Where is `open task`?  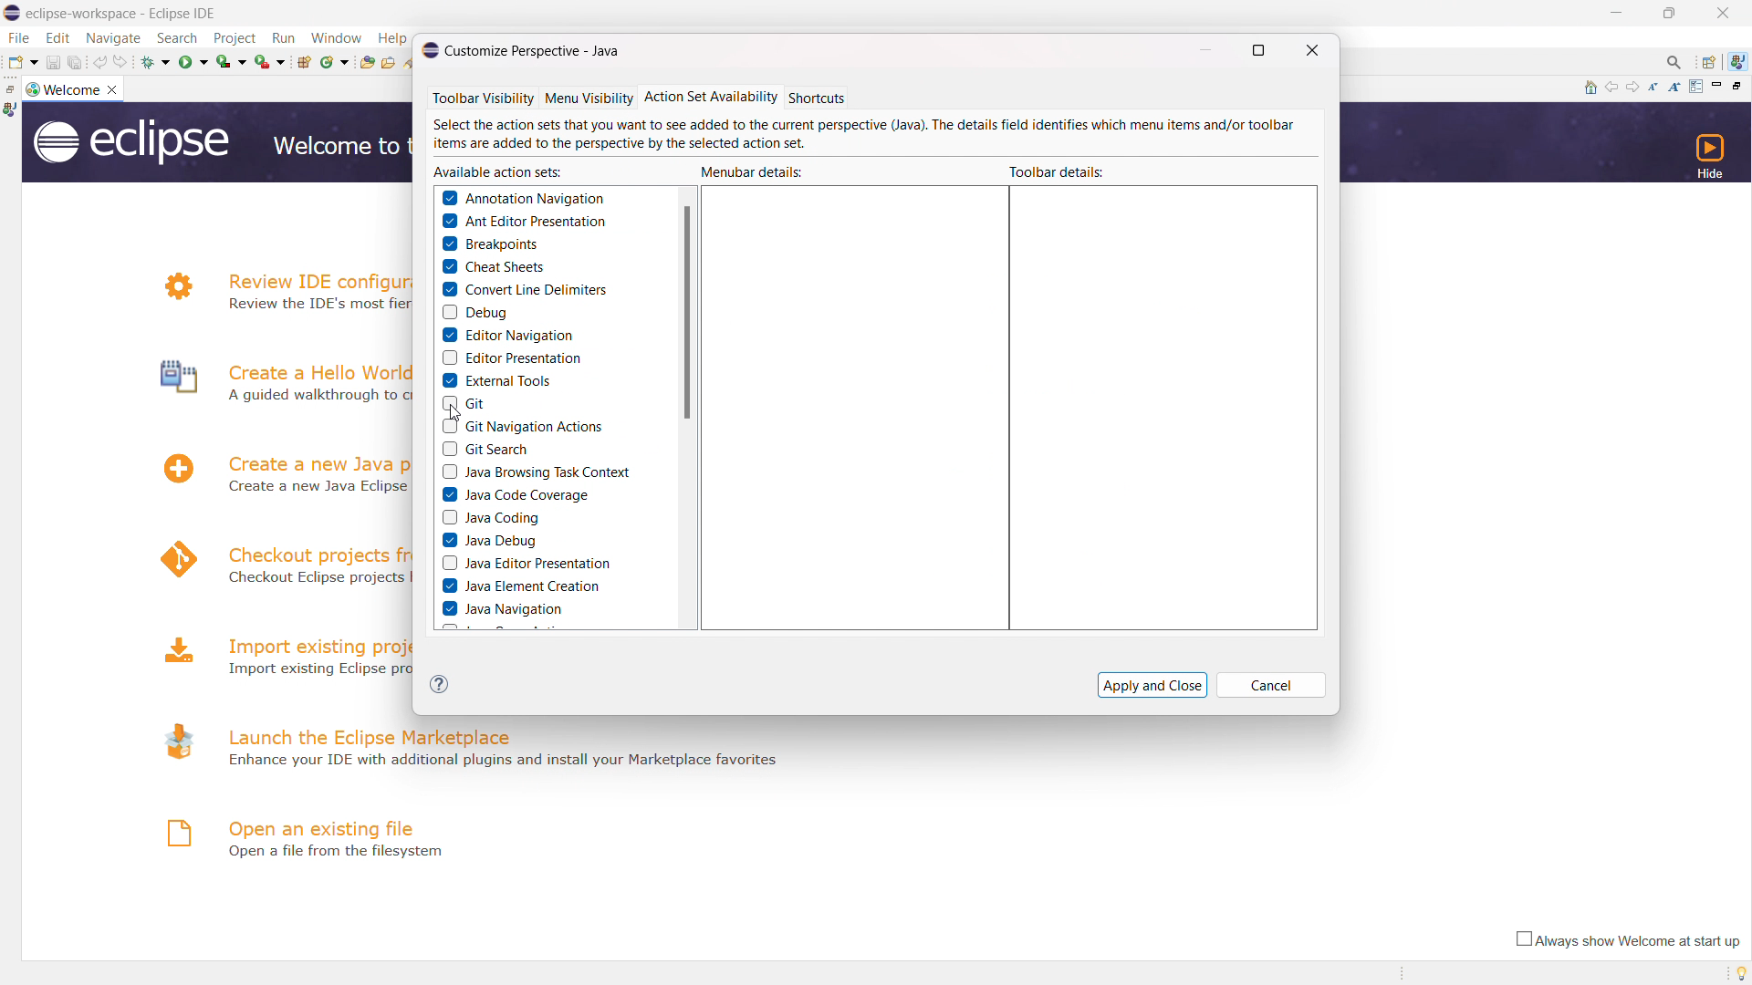 open task is located at coordinates (388, 63).